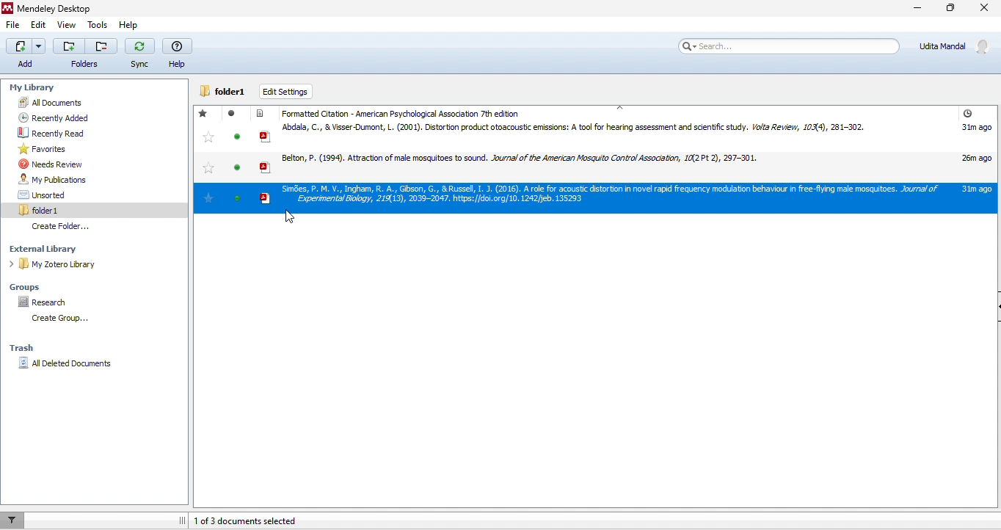  Describe the element at coordinates (597, 200) in the screenshot. I see `selected` at that location.